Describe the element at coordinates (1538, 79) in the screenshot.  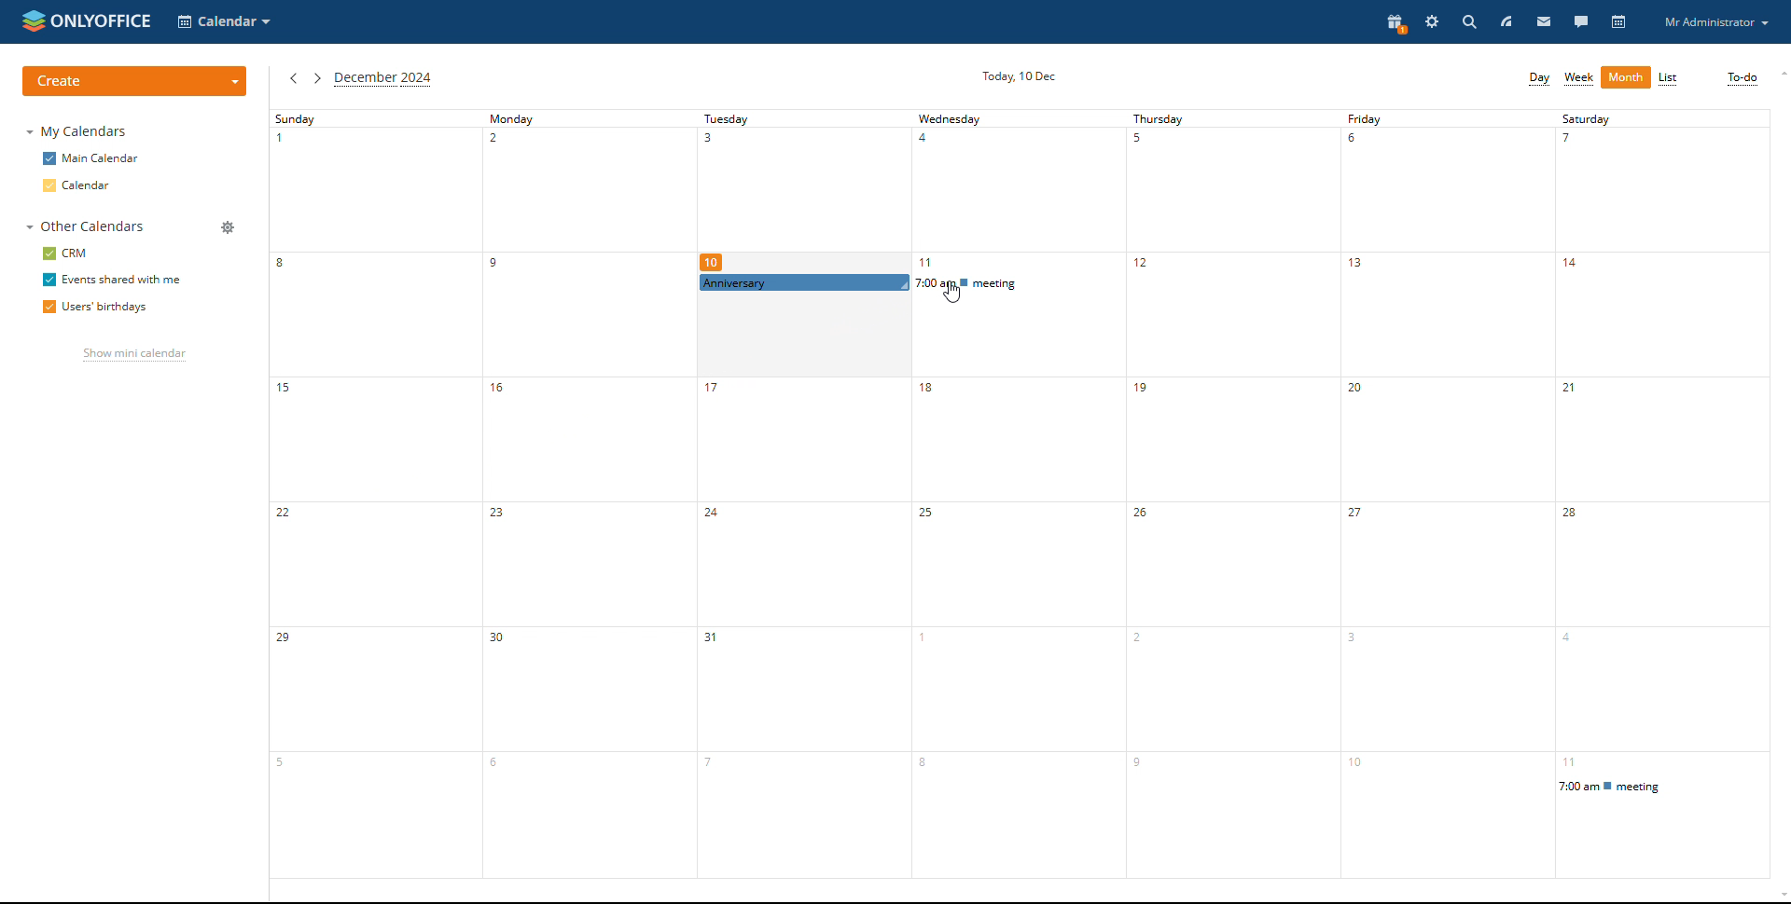
I see `day view` at that location.